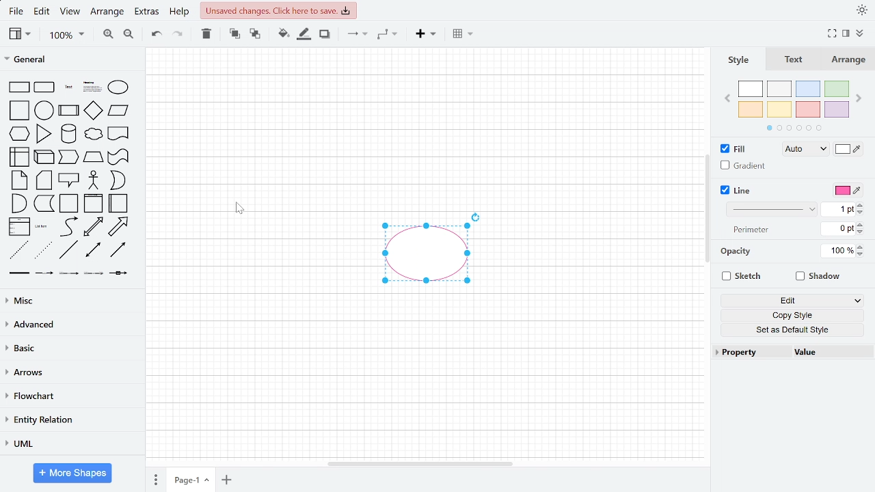  I want to click on UML, so click(70, 443).